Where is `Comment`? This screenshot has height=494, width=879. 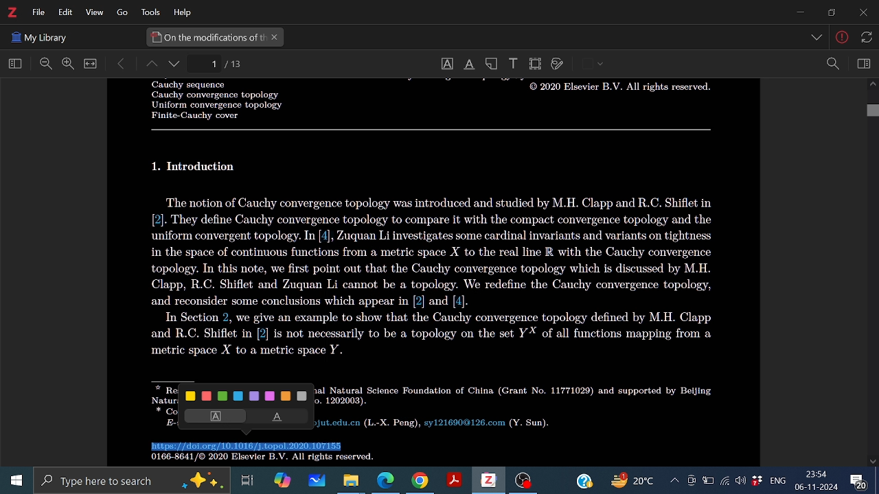
Comment is located at coordinates (863, 480).